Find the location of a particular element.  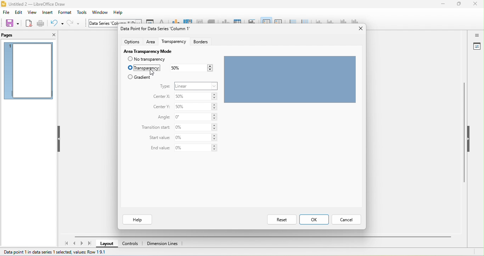

character is located at coordinates (162, 21).